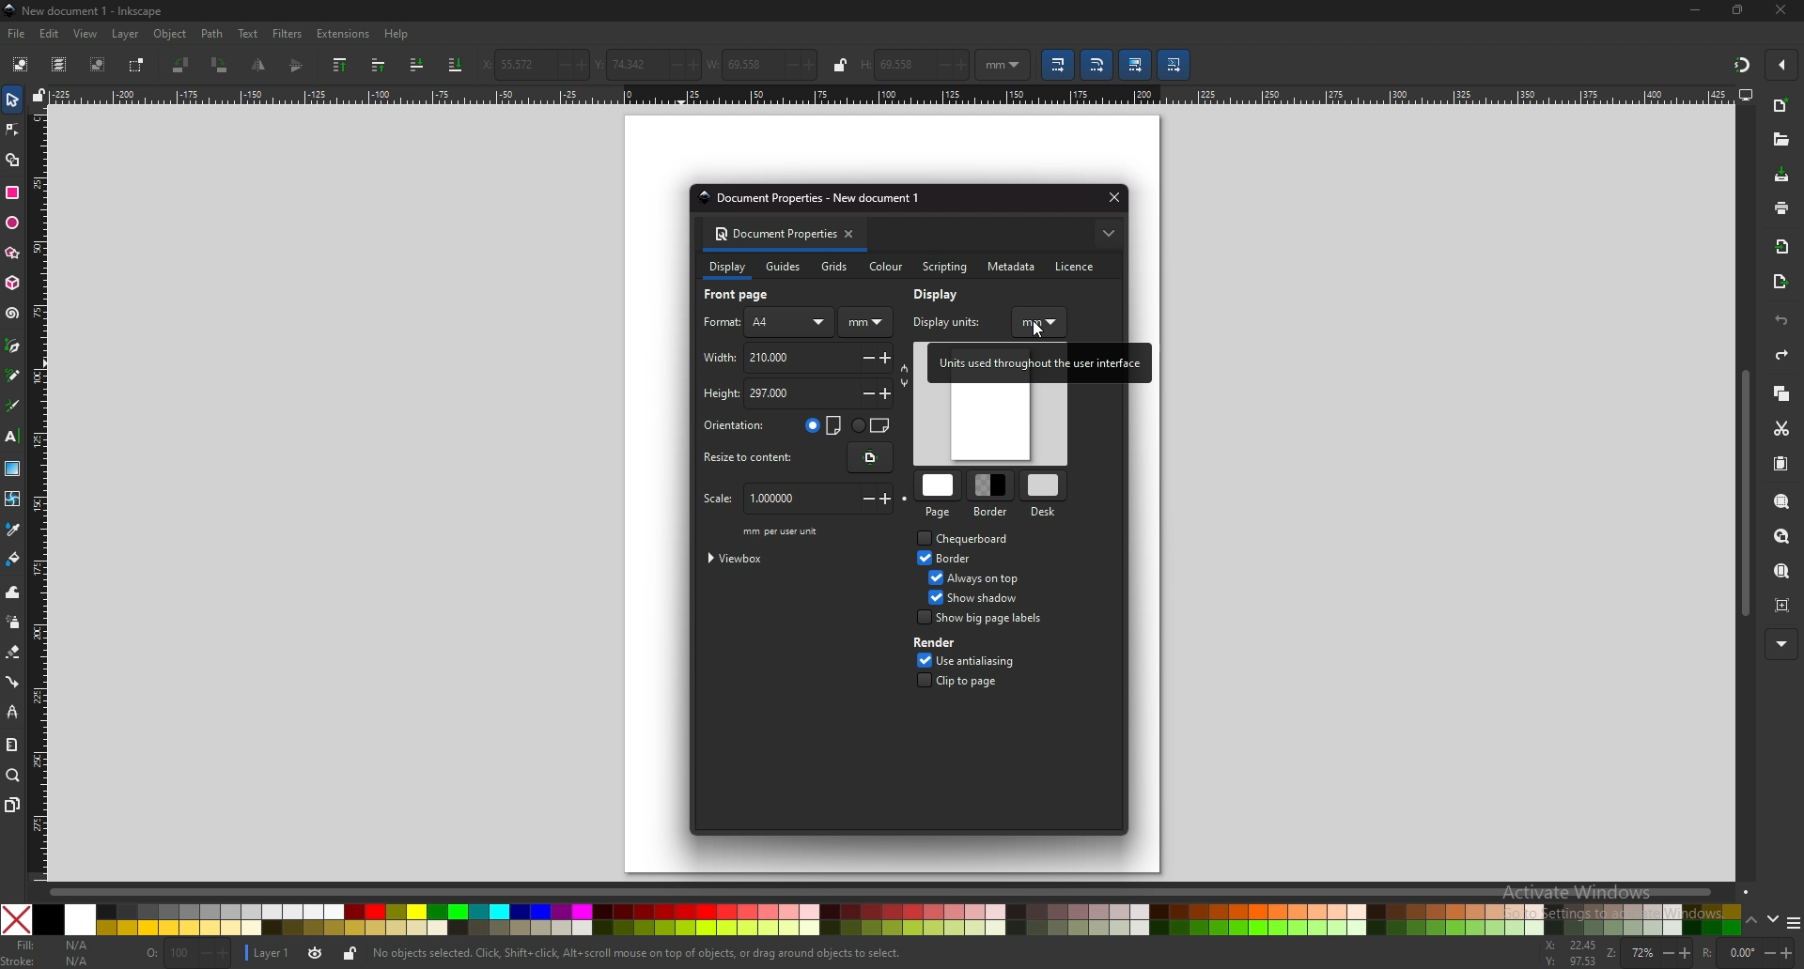  I want to click on move patterns, so click(1176, 64).